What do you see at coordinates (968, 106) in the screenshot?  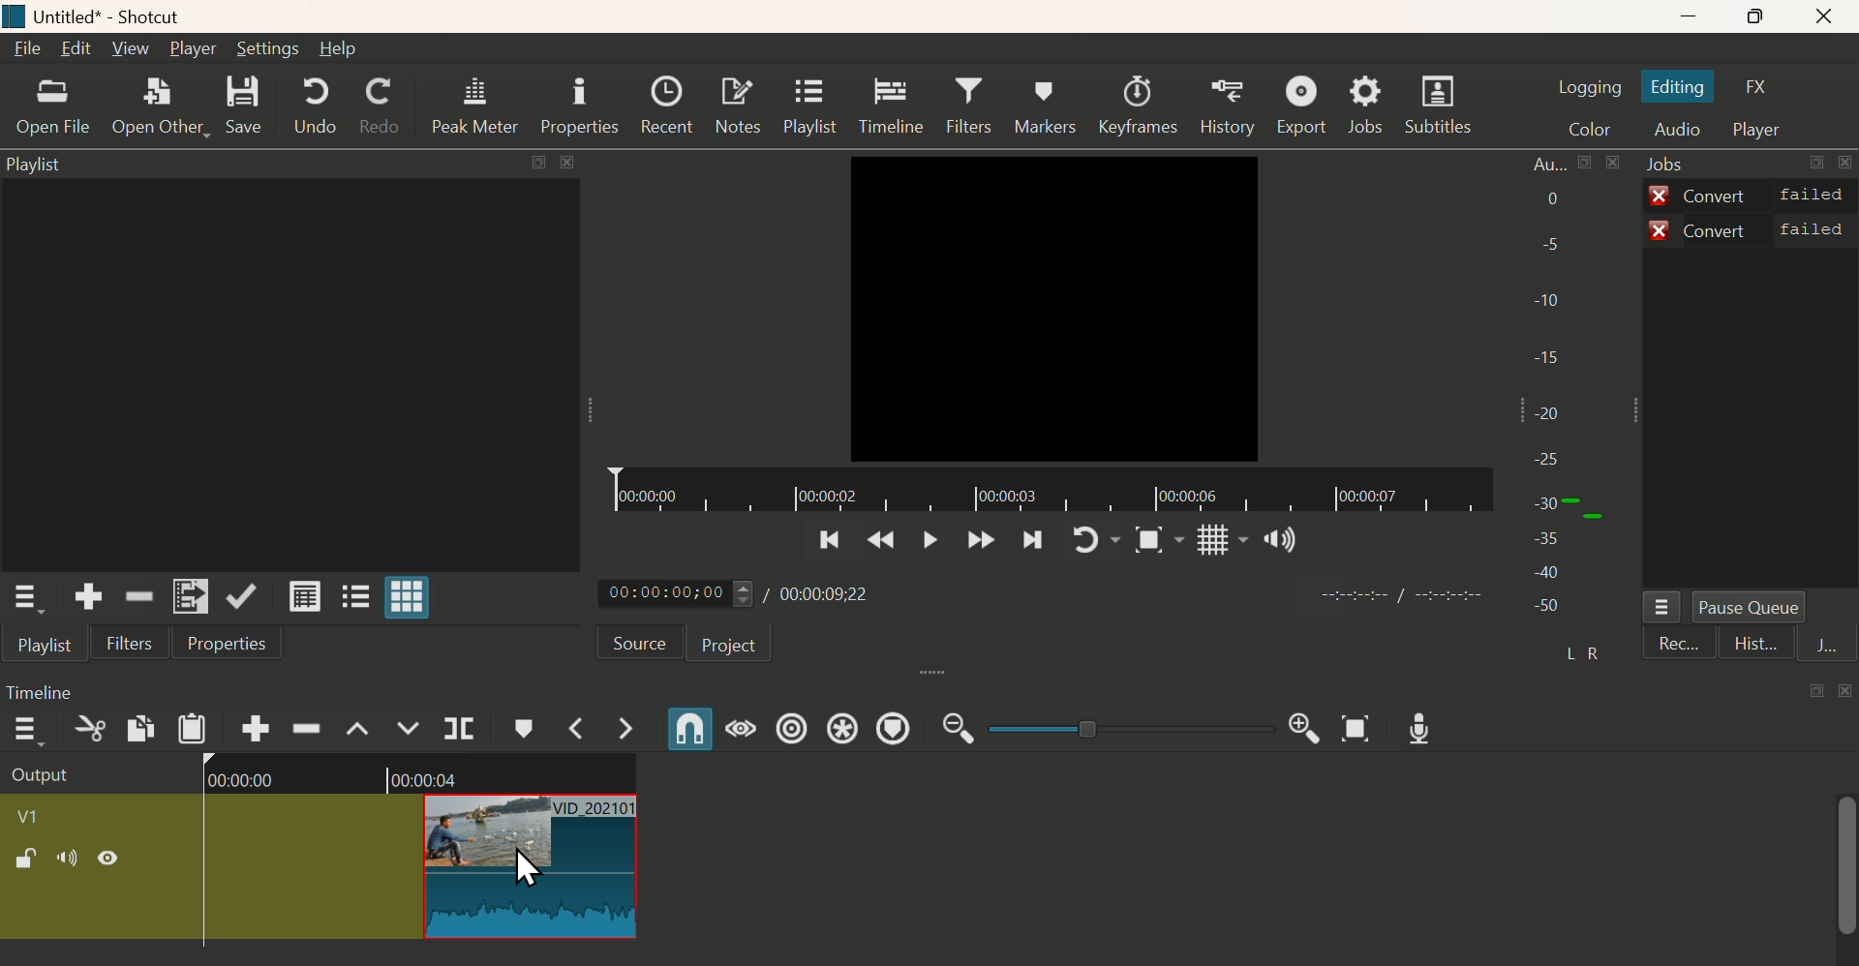 I see `Filters` at bounding box center [968, 106].